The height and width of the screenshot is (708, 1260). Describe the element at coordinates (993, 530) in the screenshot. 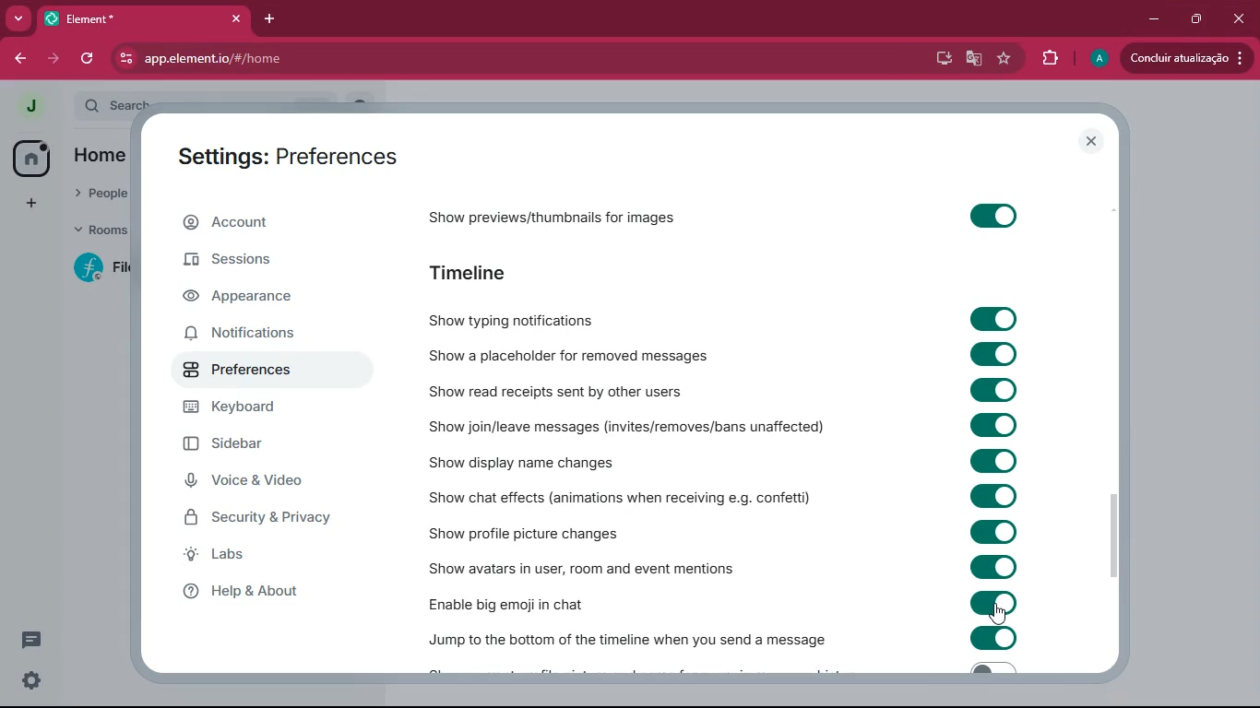

I see `toggle on ` at that location.